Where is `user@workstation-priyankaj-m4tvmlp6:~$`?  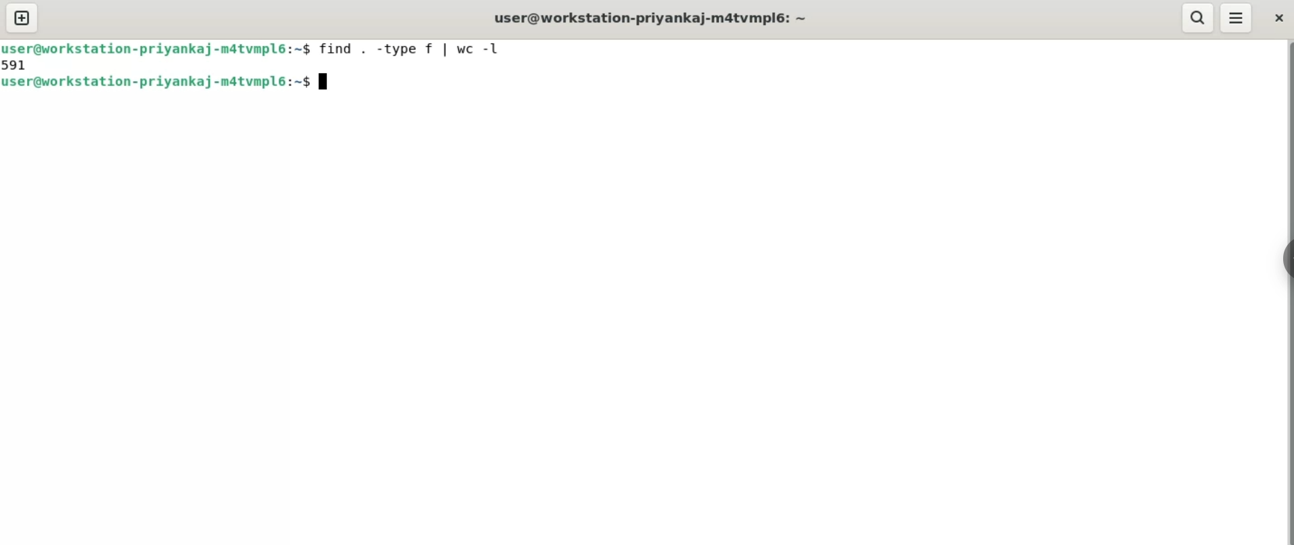 user@workstation-priyankaj-m4tvmlp6:~$ is located at coordinates (157, 82).